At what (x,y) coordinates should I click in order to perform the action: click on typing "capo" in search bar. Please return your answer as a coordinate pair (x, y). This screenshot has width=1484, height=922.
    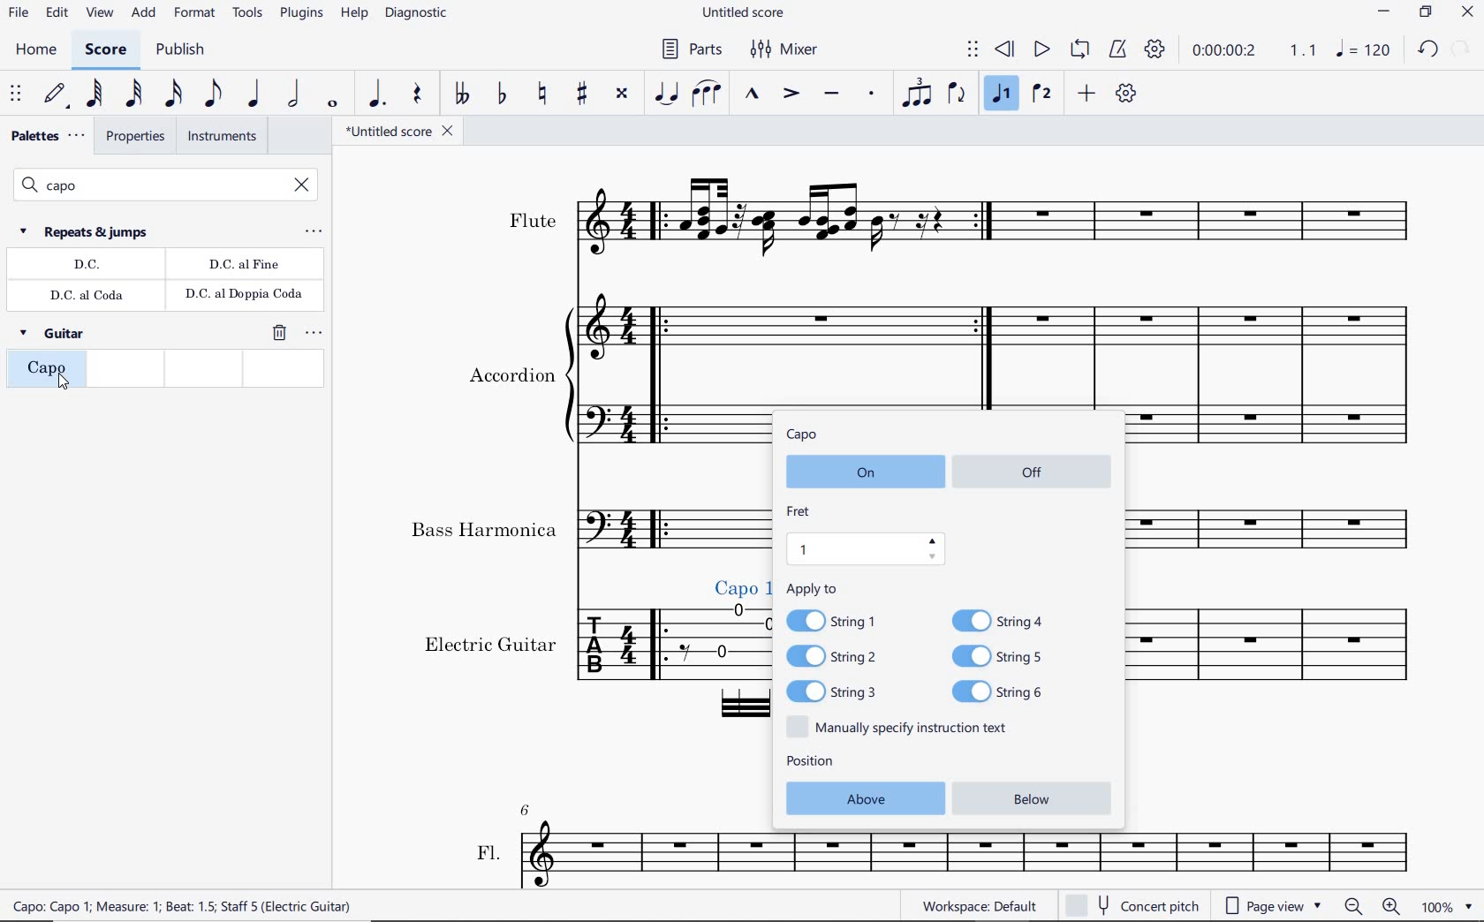
    Looking at the image, I should click on (145, 185).